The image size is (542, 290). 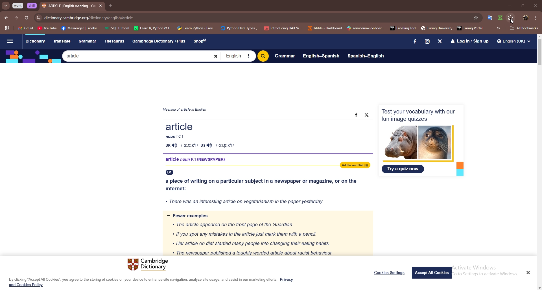 What do you see at coordinates (285, 55) in the screenshot?
I see `Grammar` at bounding box center [285, 55].